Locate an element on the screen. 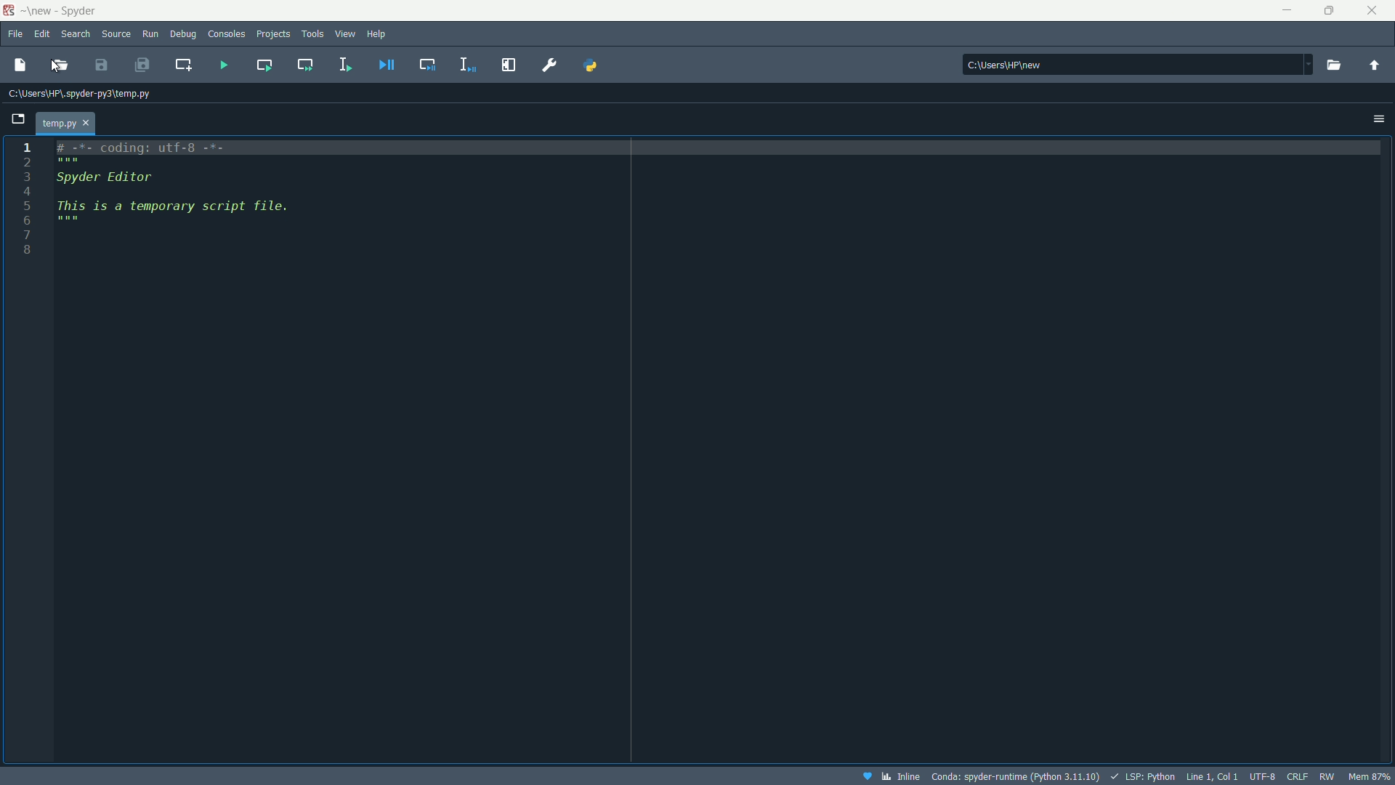 This screenshot has width=1395, height=785. Projects menu is located at coordinates (273, 33).